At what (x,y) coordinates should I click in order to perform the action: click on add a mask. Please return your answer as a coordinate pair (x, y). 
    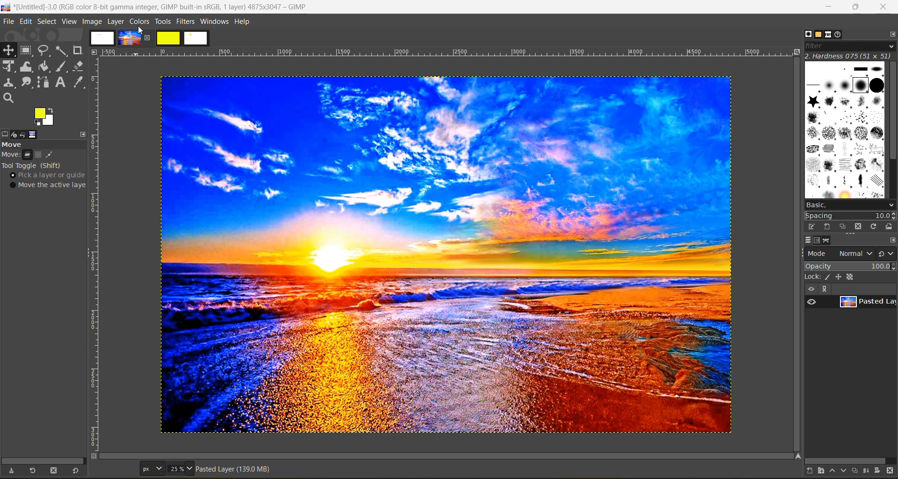
    Looking at the image, I should click on (880, 472).